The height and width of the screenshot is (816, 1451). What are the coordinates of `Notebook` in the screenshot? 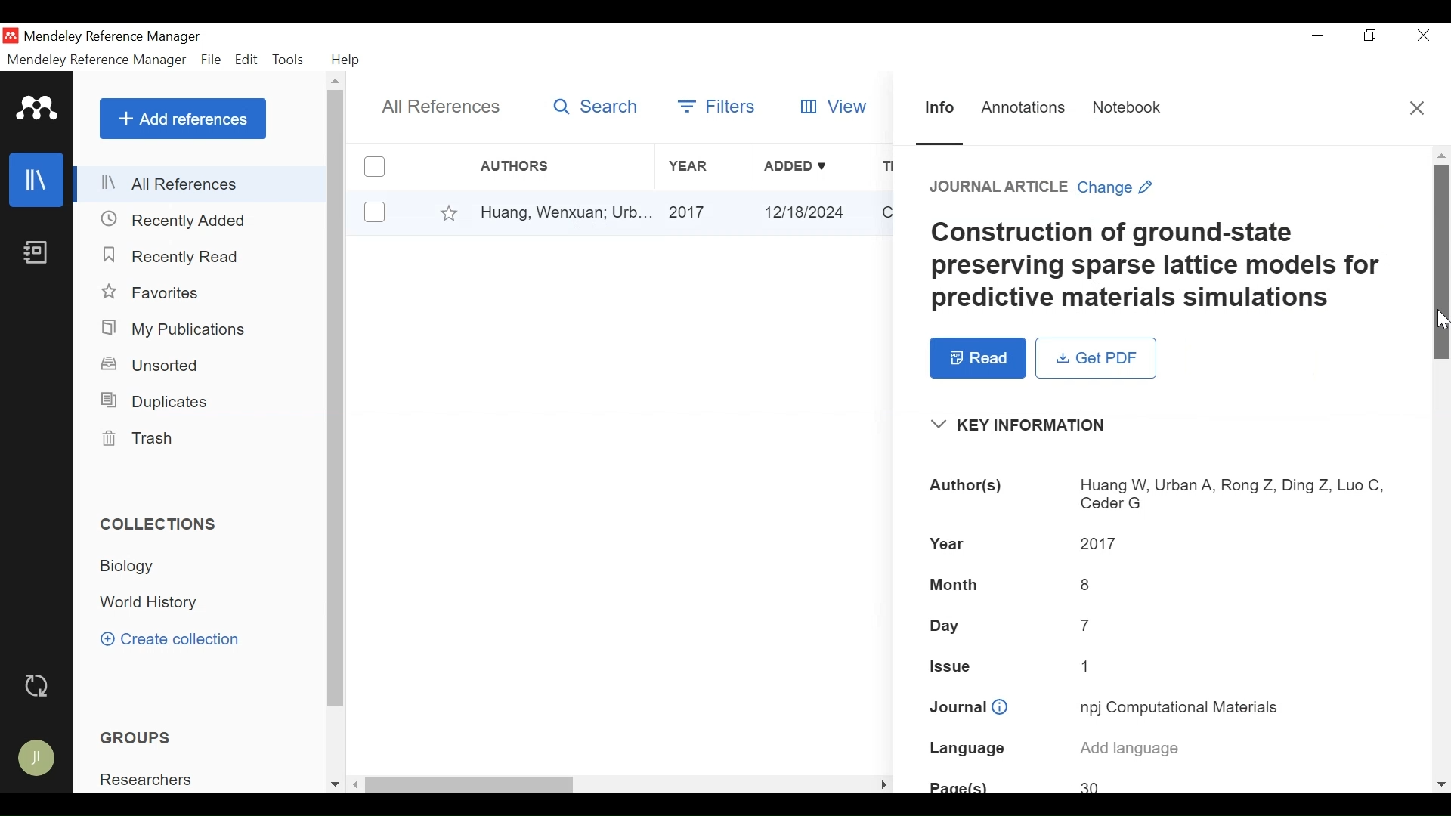 It's located at (39, 254).